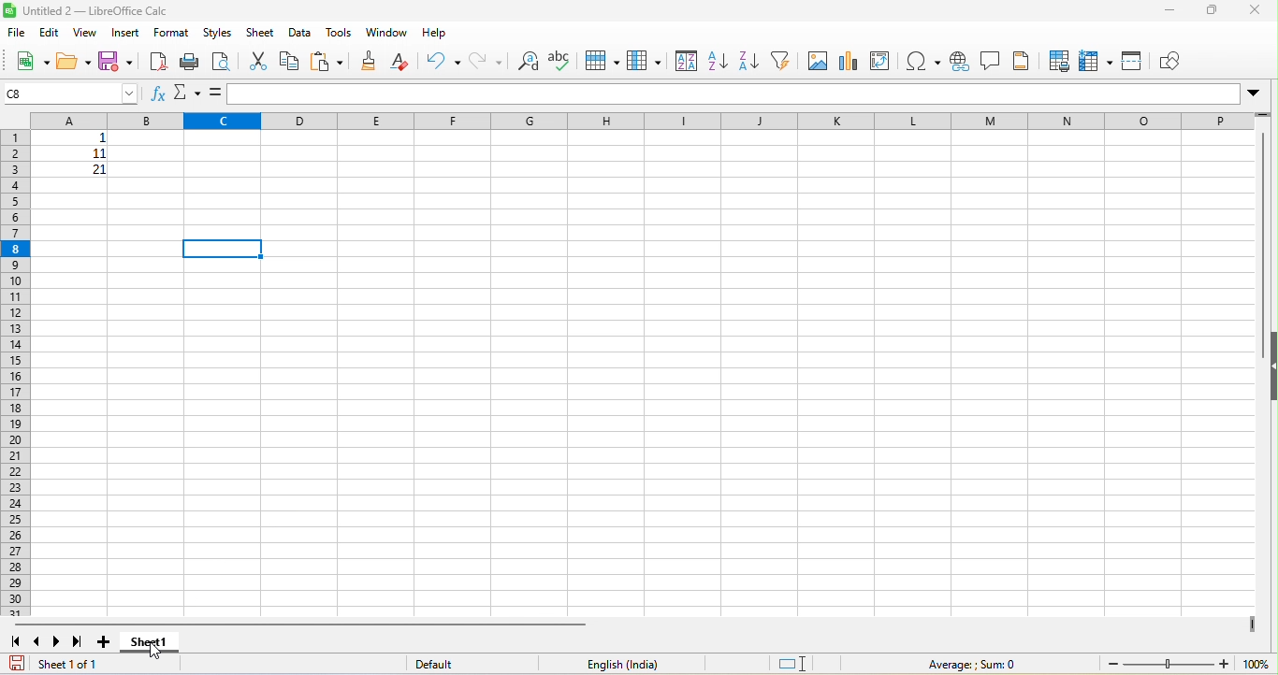 The height and width of the screenshot is (675, 1278). I want to click on previous, so click(37, 640).